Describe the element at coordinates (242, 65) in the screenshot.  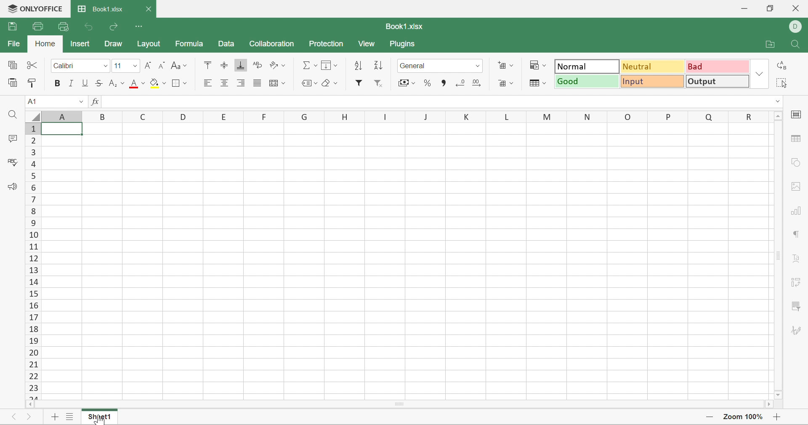
I see `Align Bottom` at that location.